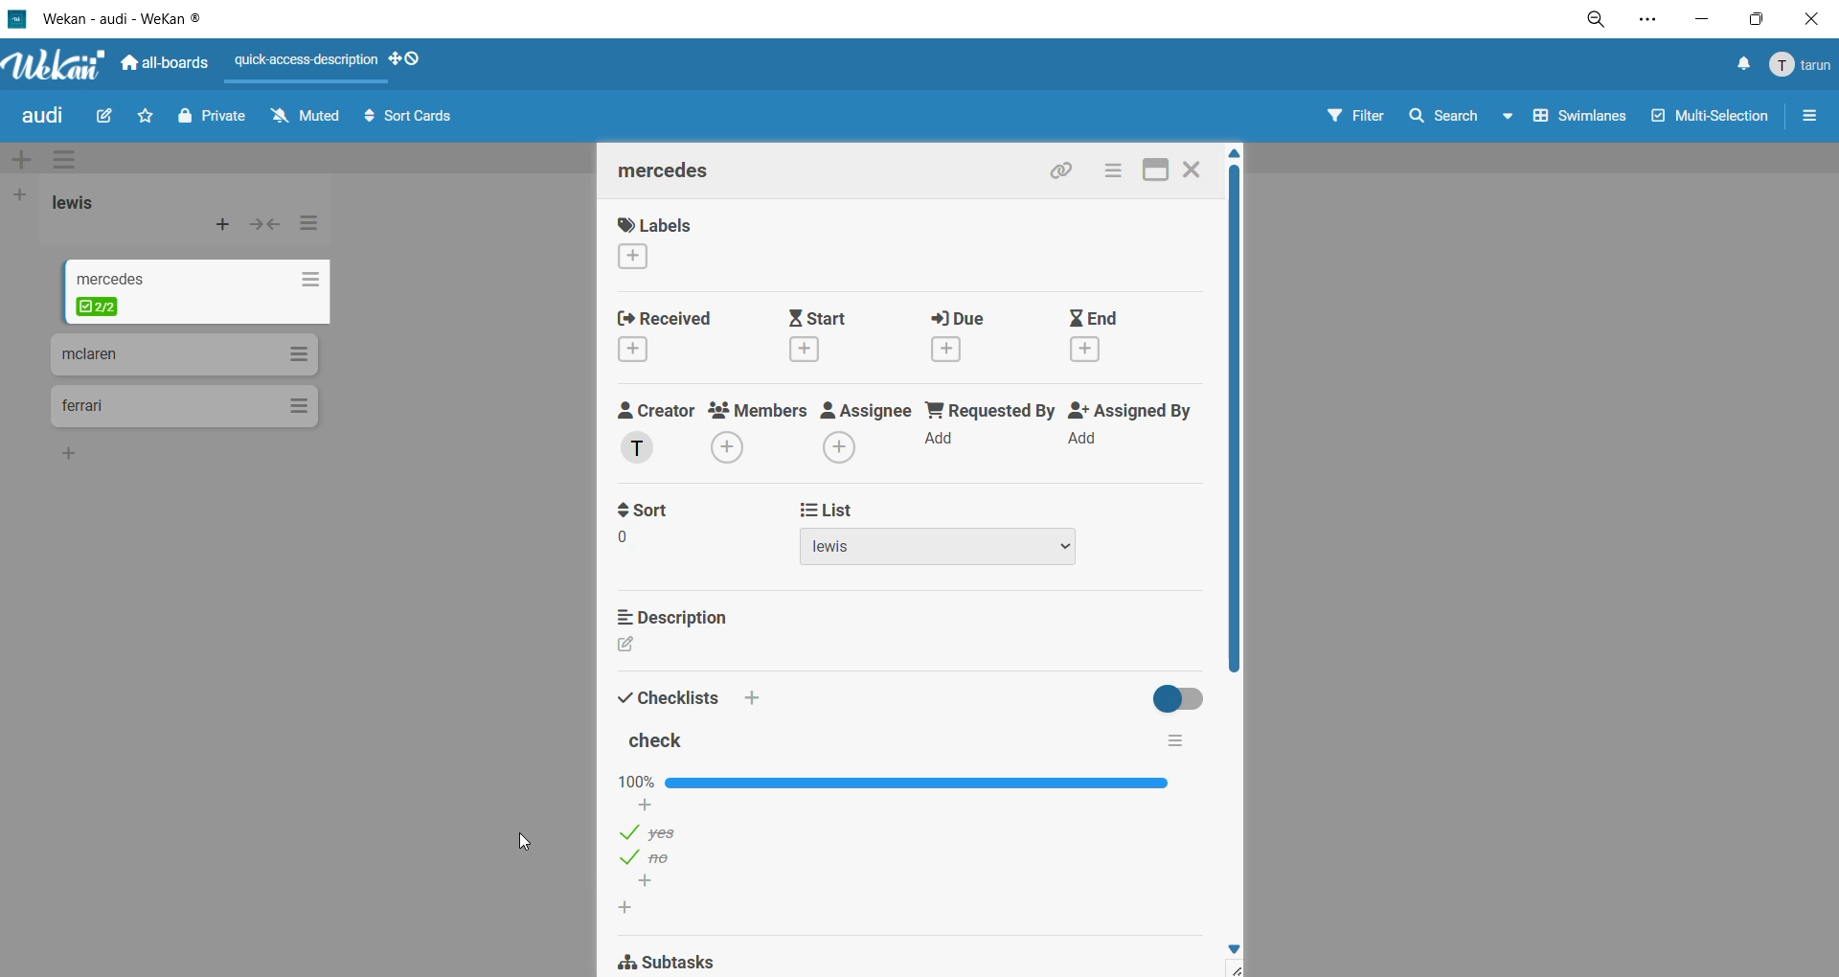 The image size is (1839, 977). Describe the element at coordinates (39, 119) in the screenshot. I see `board title` at that location.